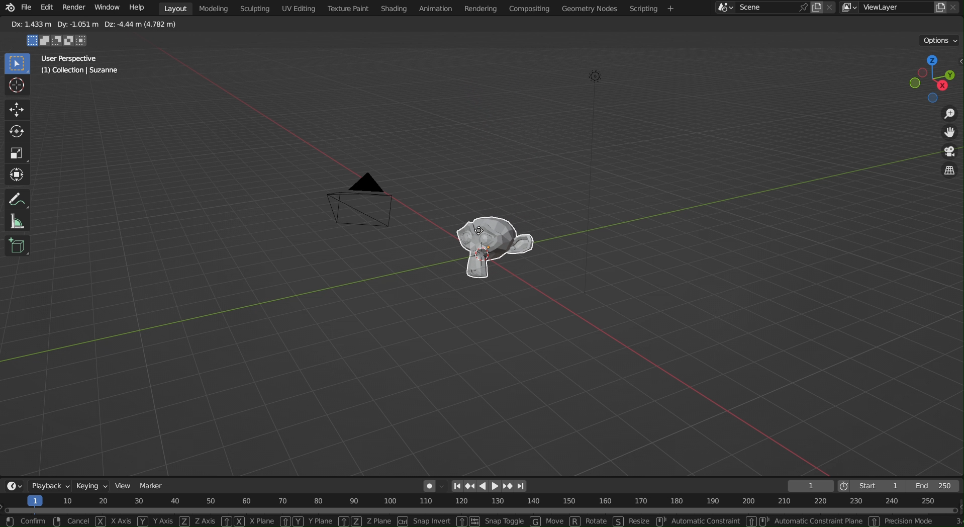 The width and height of the screenshot is (964, 527). I want to click on Y axis, so click(163, 521).